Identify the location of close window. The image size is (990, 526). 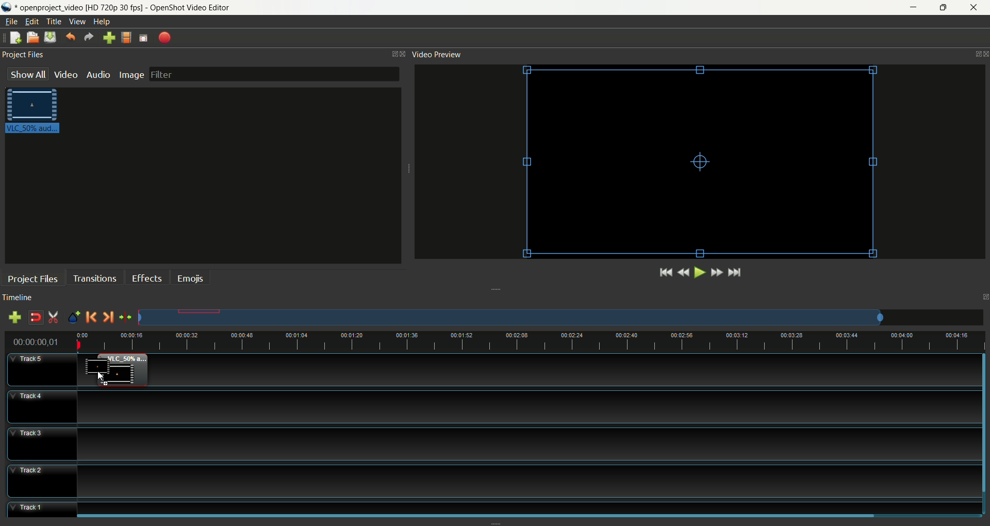
(405, 53).